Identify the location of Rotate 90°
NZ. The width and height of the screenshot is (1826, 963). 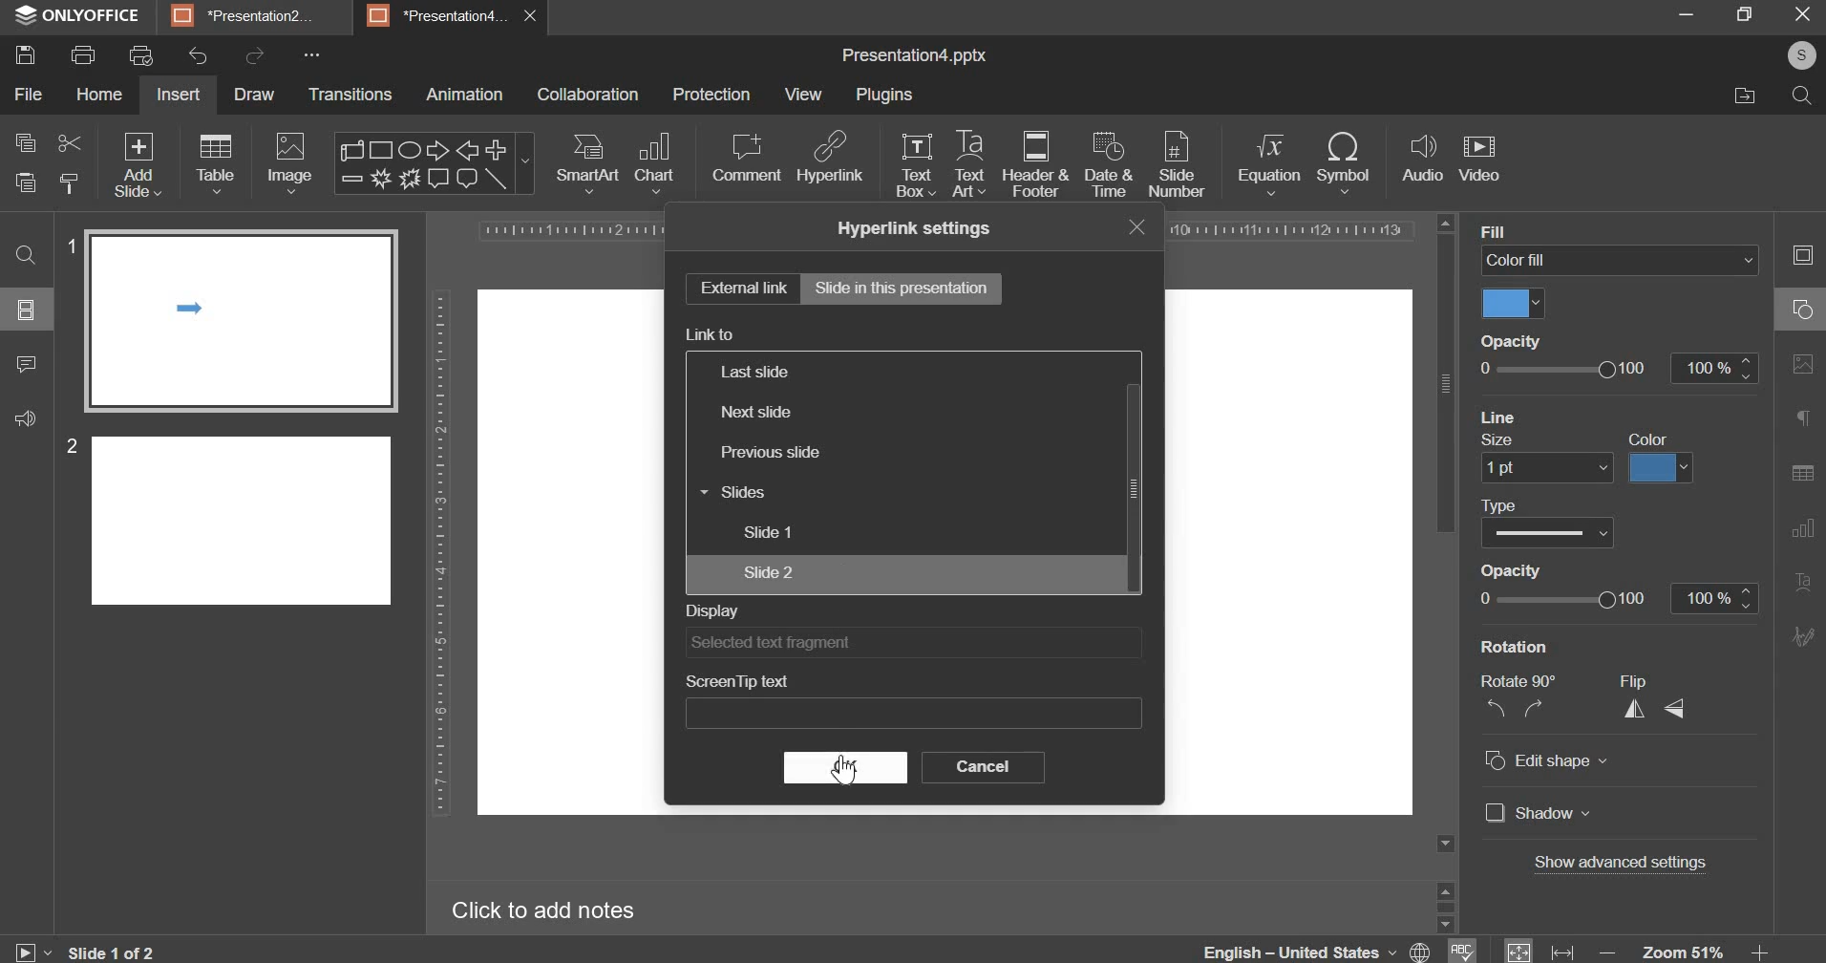
(1514, 699).